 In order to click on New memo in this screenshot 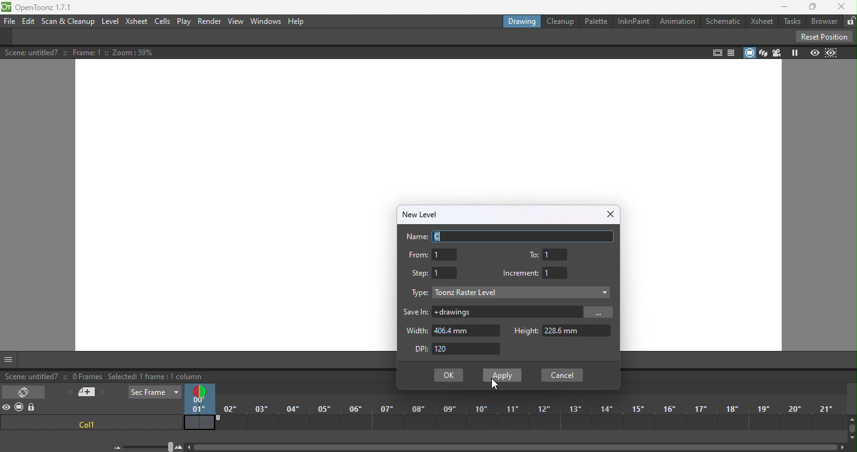, I will do `click(86, 394)`.